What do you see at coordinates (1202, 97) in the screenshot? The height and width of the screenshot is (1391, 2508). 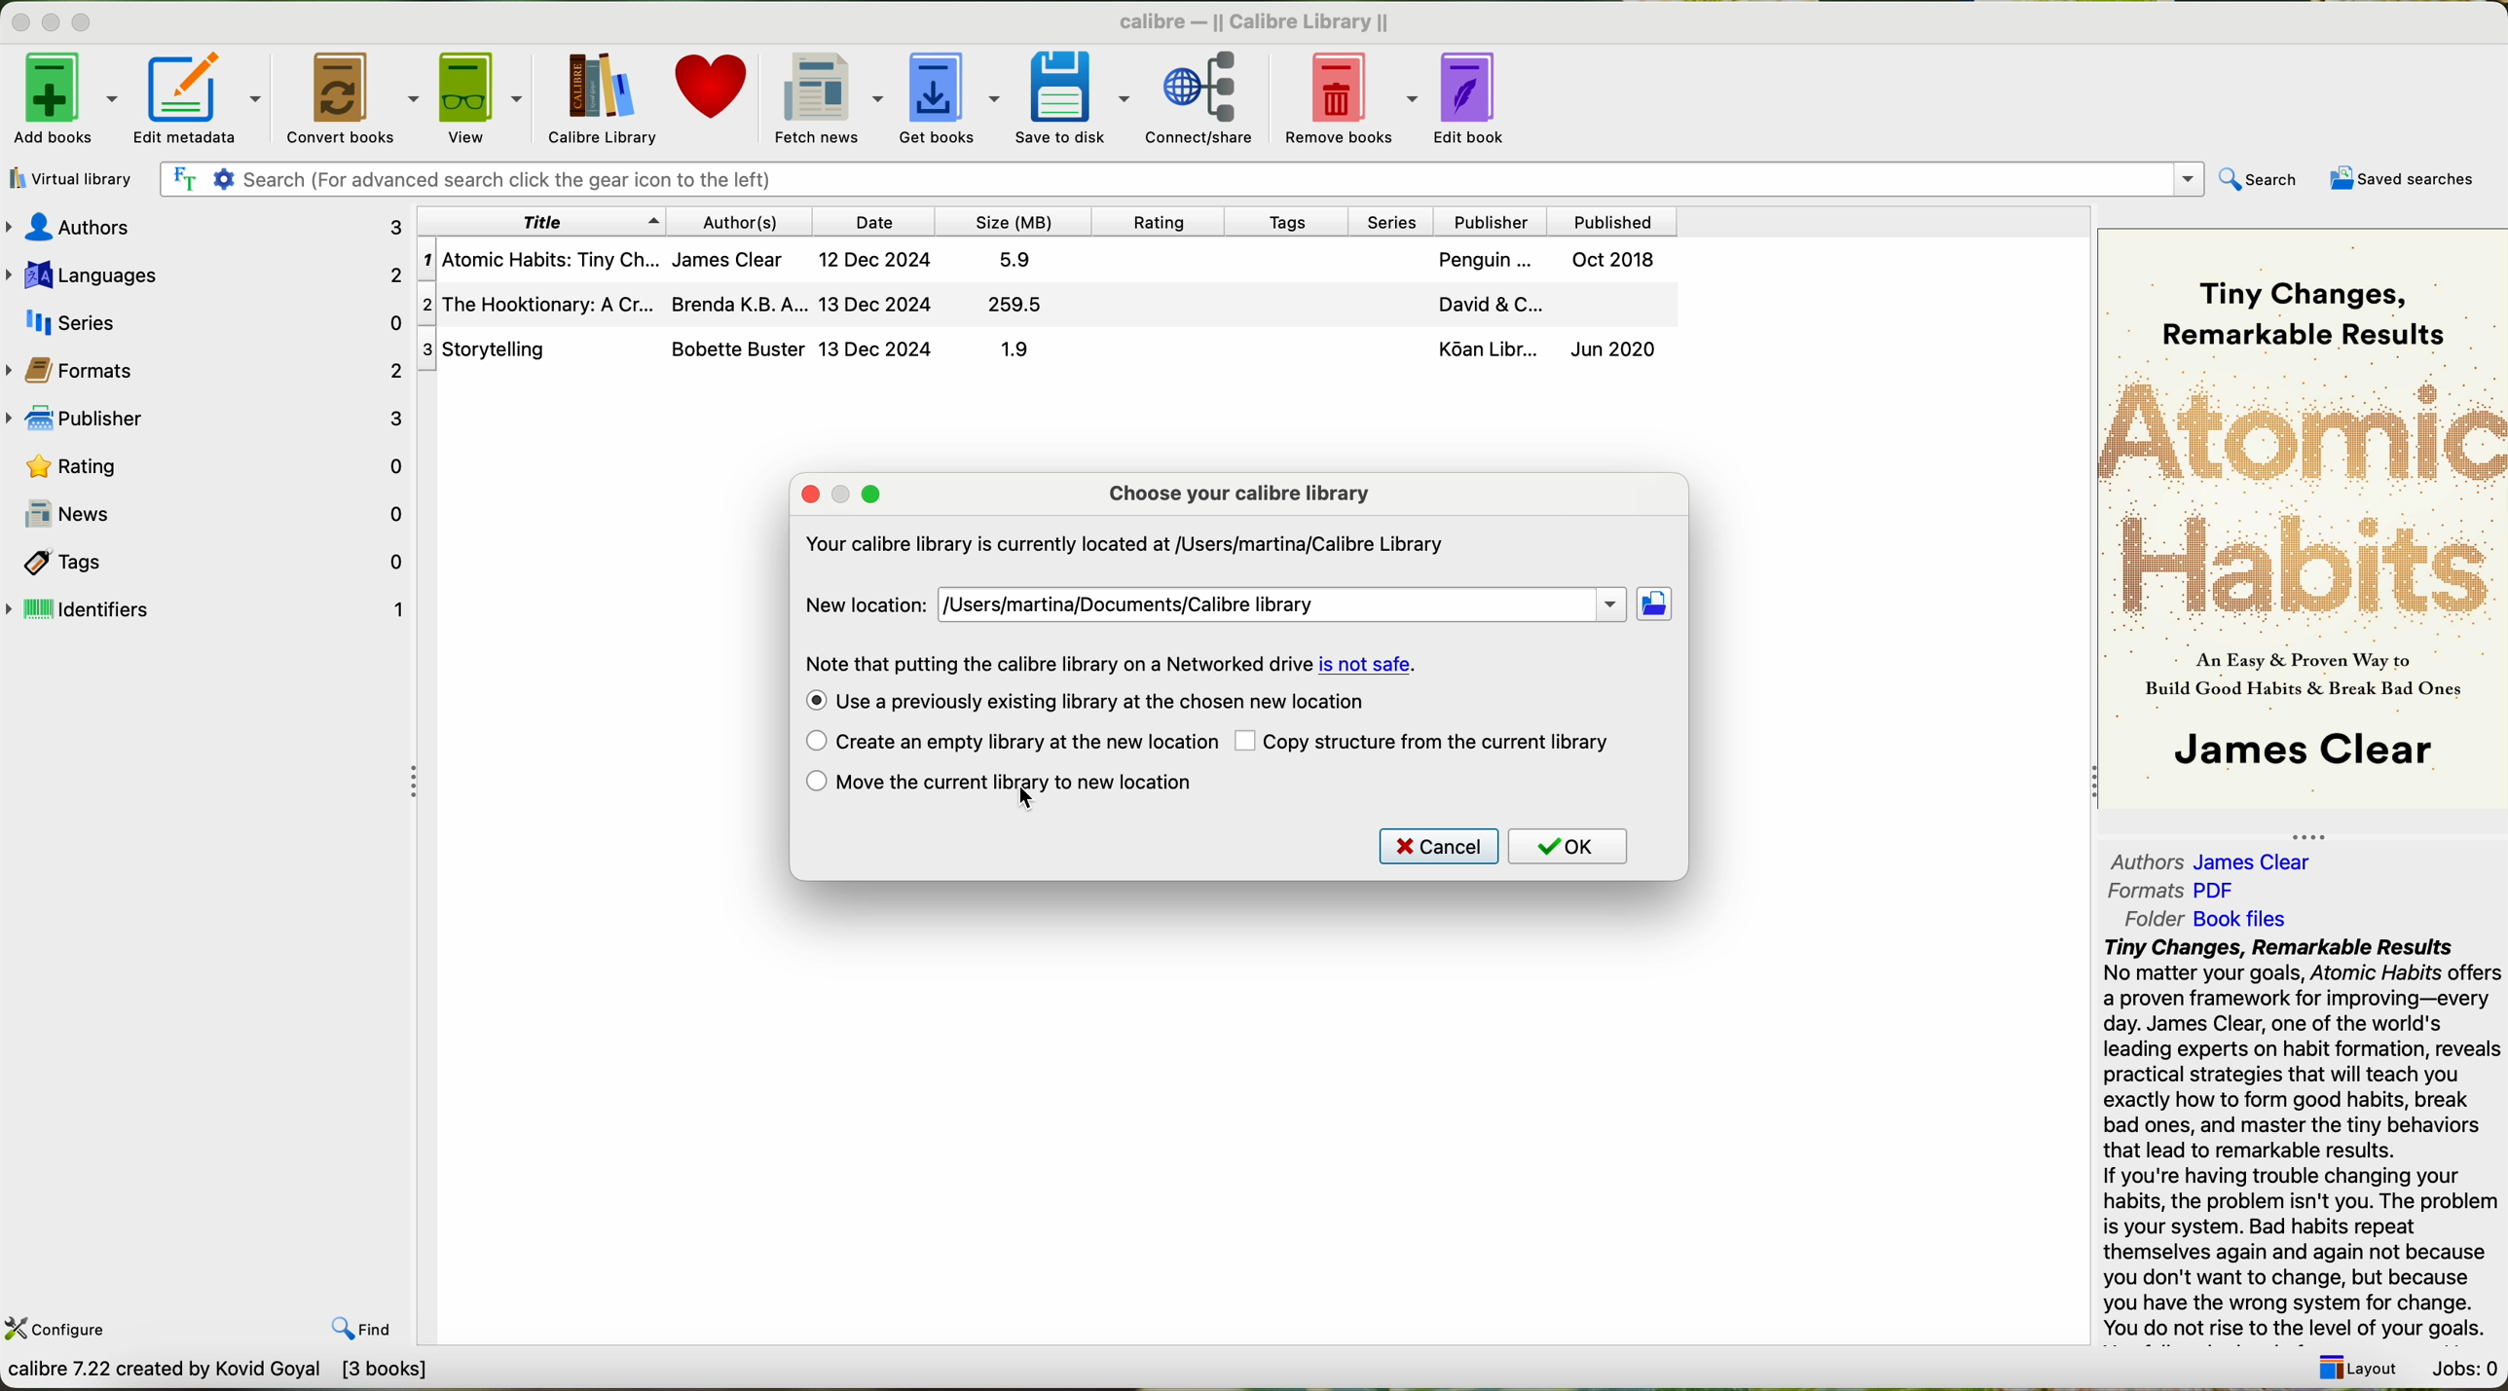 I see `connect/share` at bounding box center [1202, 97].